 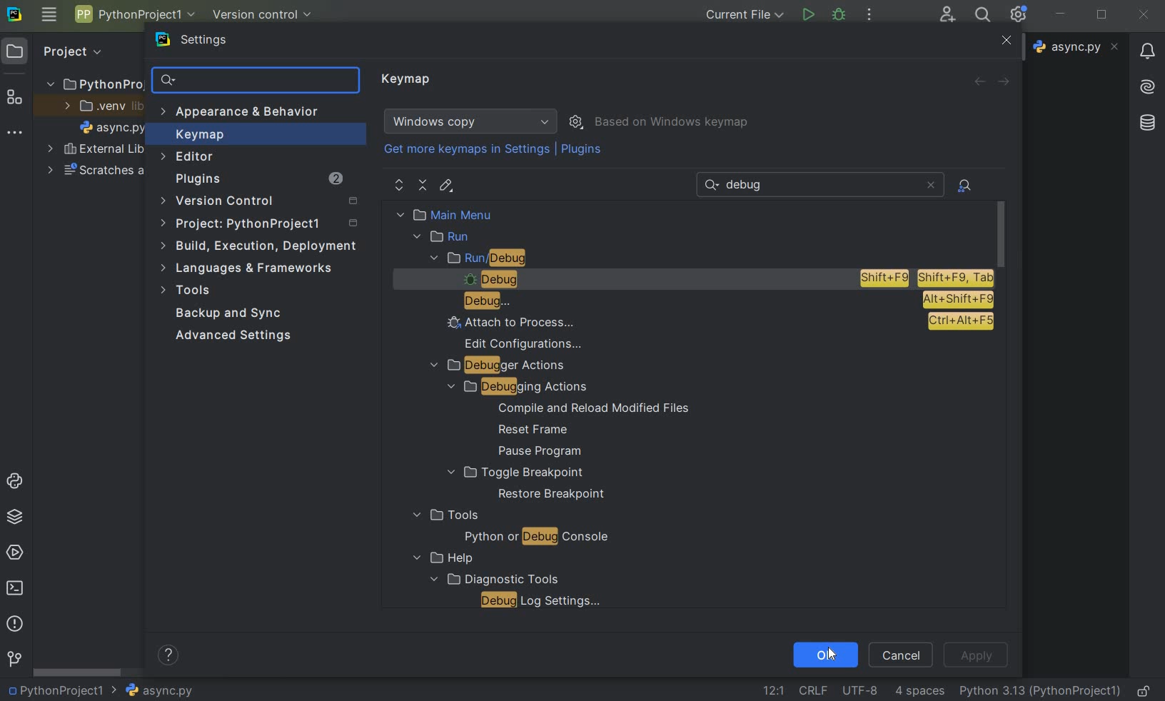 I want to click on services, so click(x=16, y=552).